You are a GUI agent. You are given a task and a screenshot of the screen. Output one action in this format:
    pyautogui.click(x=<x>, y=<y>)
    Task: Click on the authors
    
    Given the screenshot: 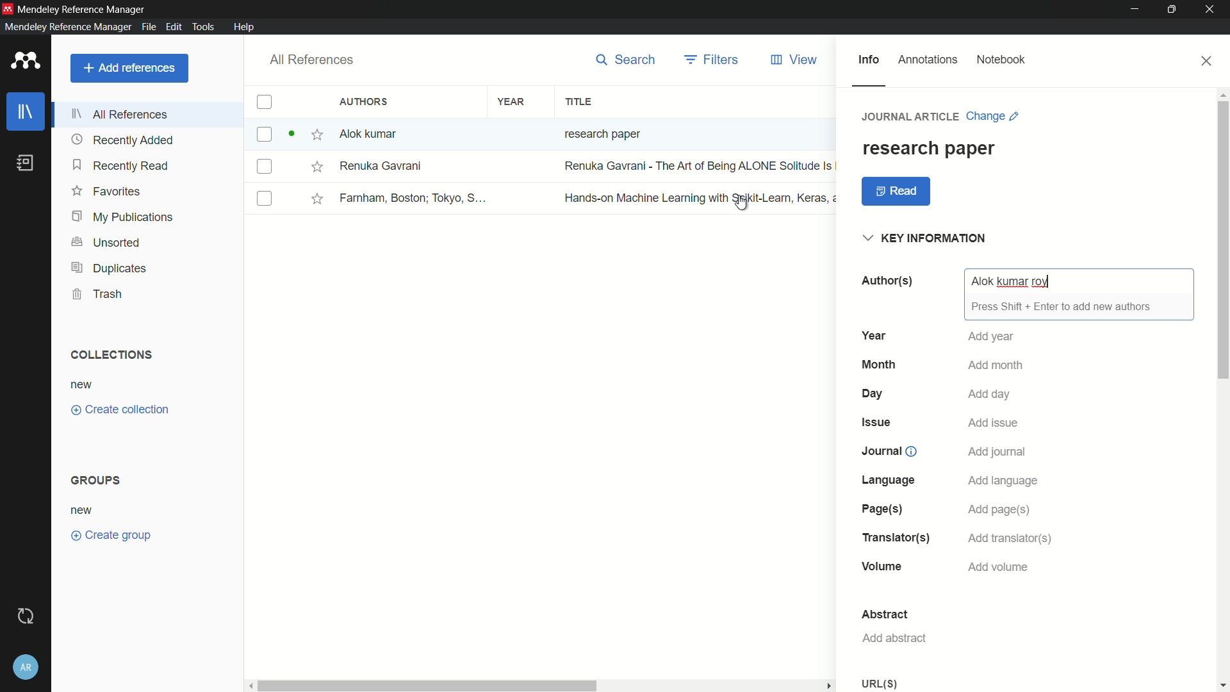 What is the action you would take?
    pyautogui.click(x=366, y=101)
    